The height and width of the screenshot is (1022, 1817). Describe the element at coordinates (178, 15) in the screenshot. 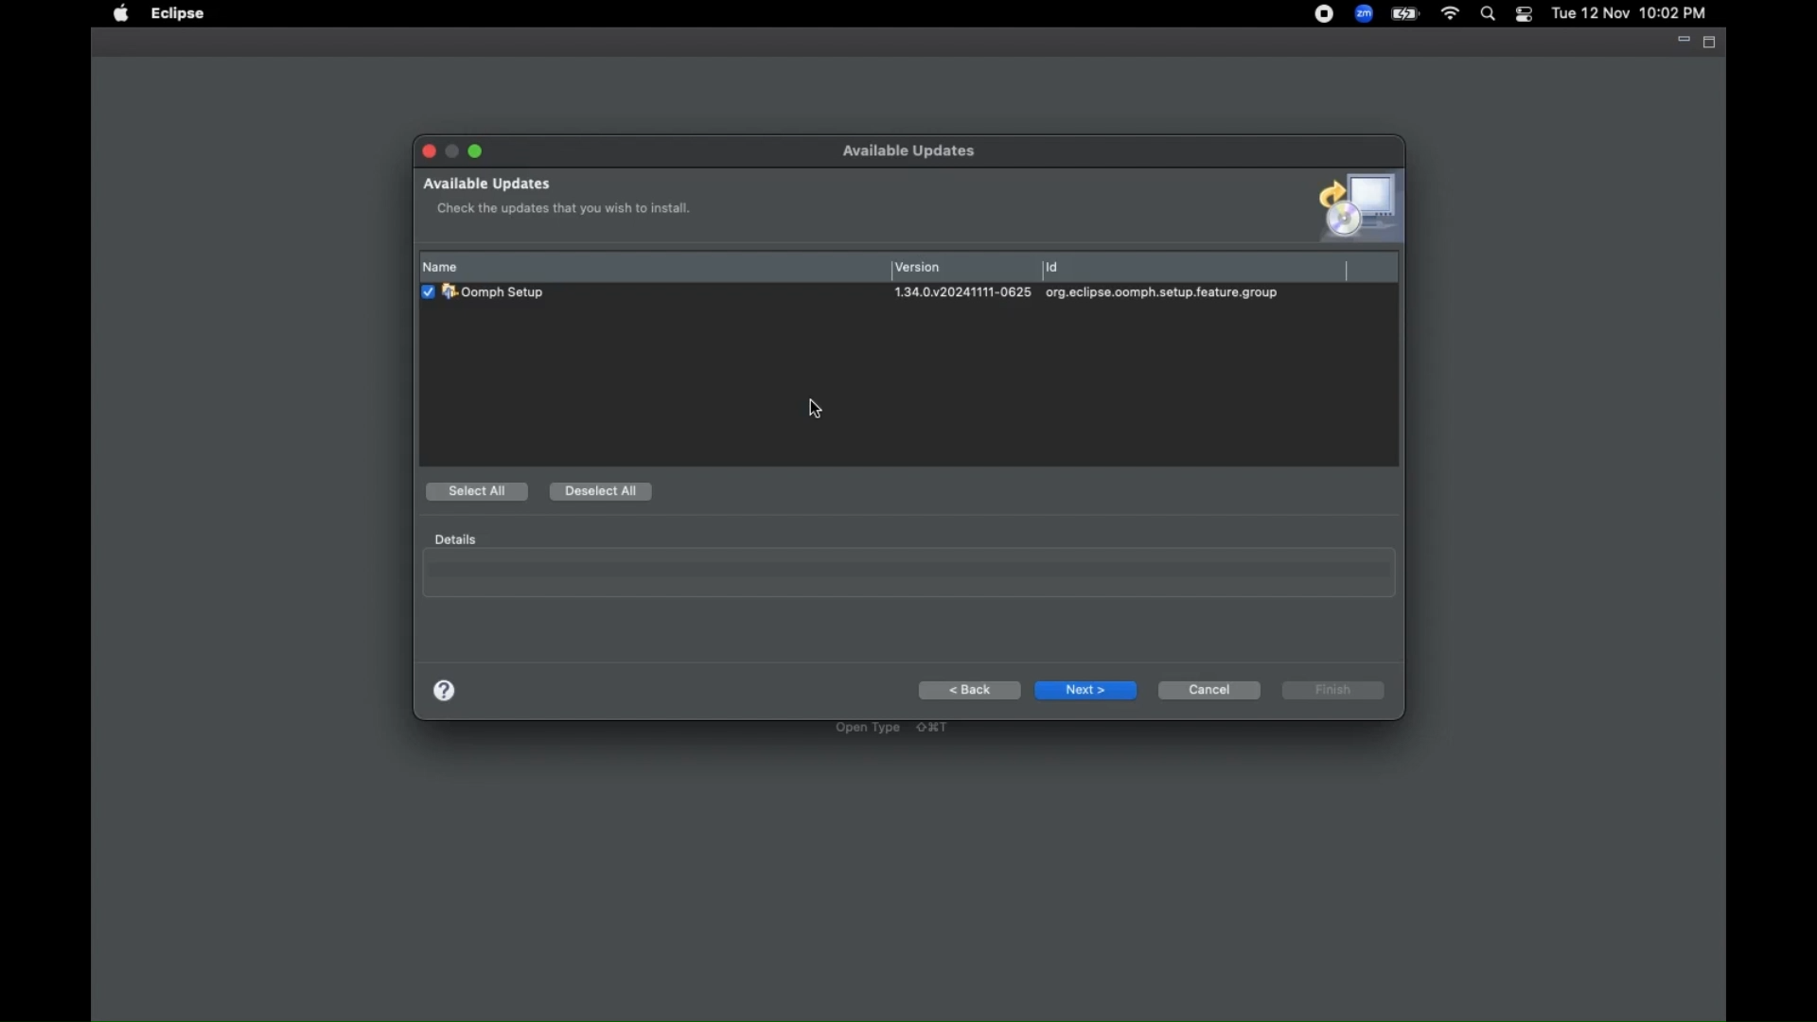

I see `Eclipse` at that location.